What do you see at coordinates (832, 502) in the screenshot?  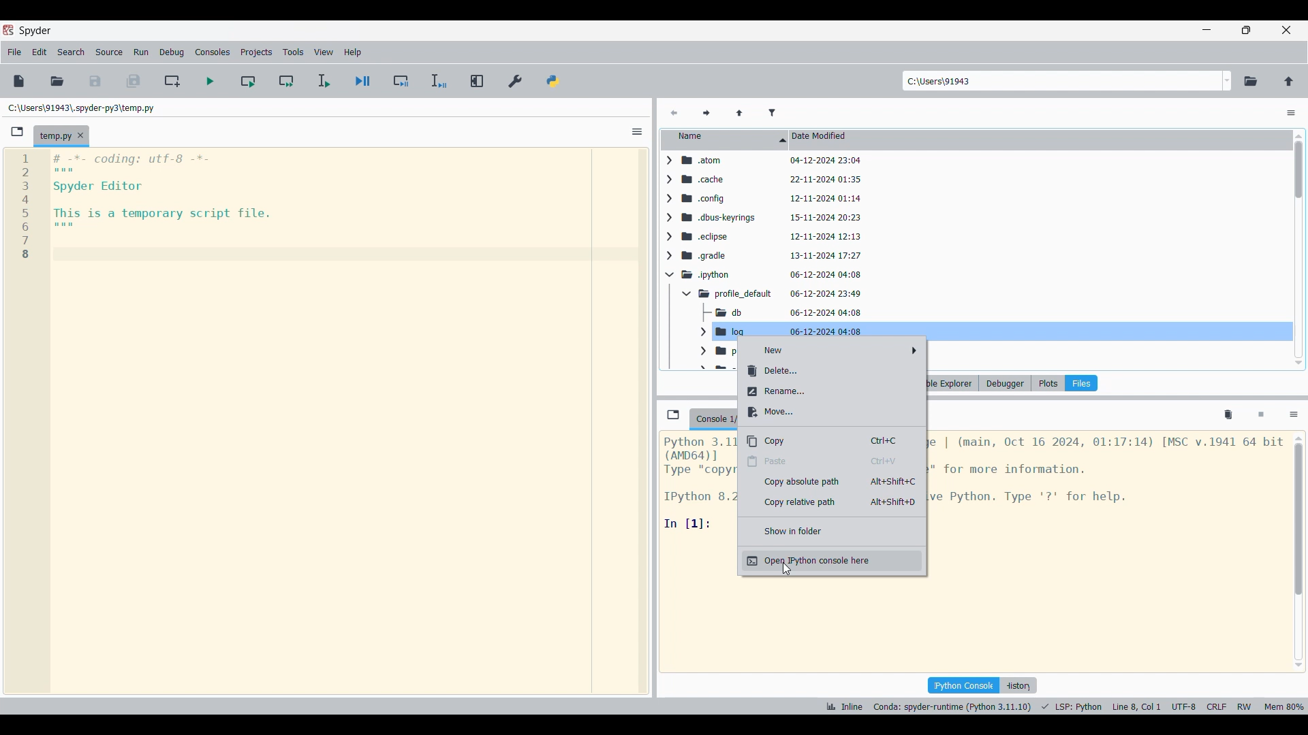 I see `Copy relative path` at bounding box center [832, 502].